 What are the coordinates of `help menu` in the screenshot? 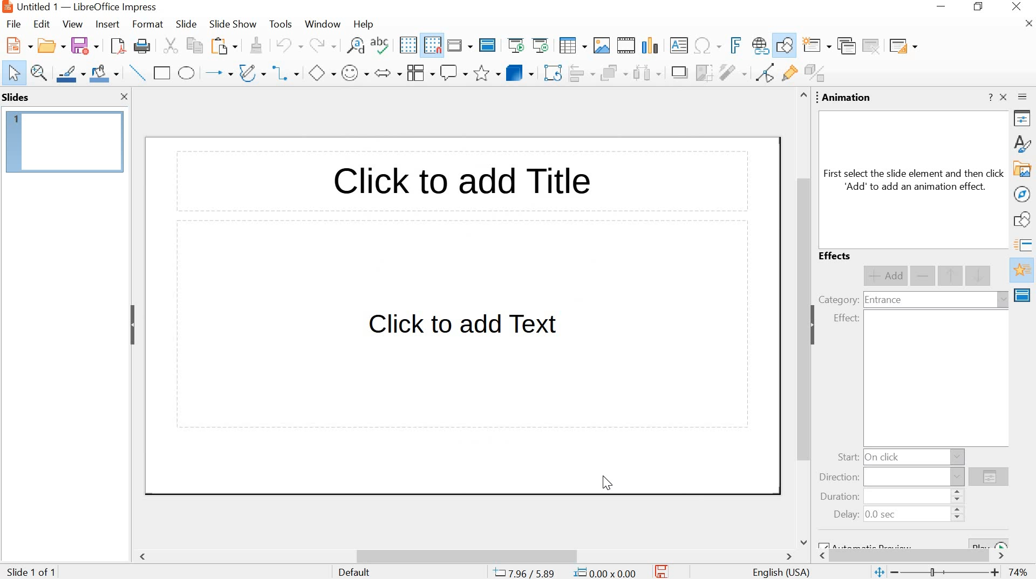 It's located at (363, 24).